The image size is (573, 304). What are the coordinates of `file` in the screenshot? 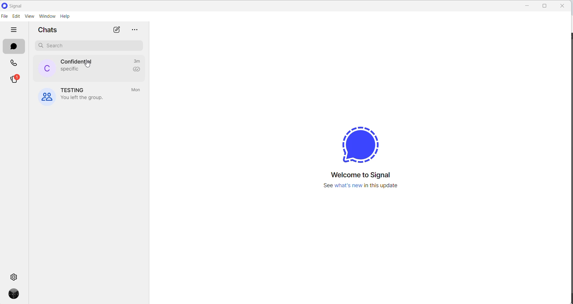 It's located at (5, 17).